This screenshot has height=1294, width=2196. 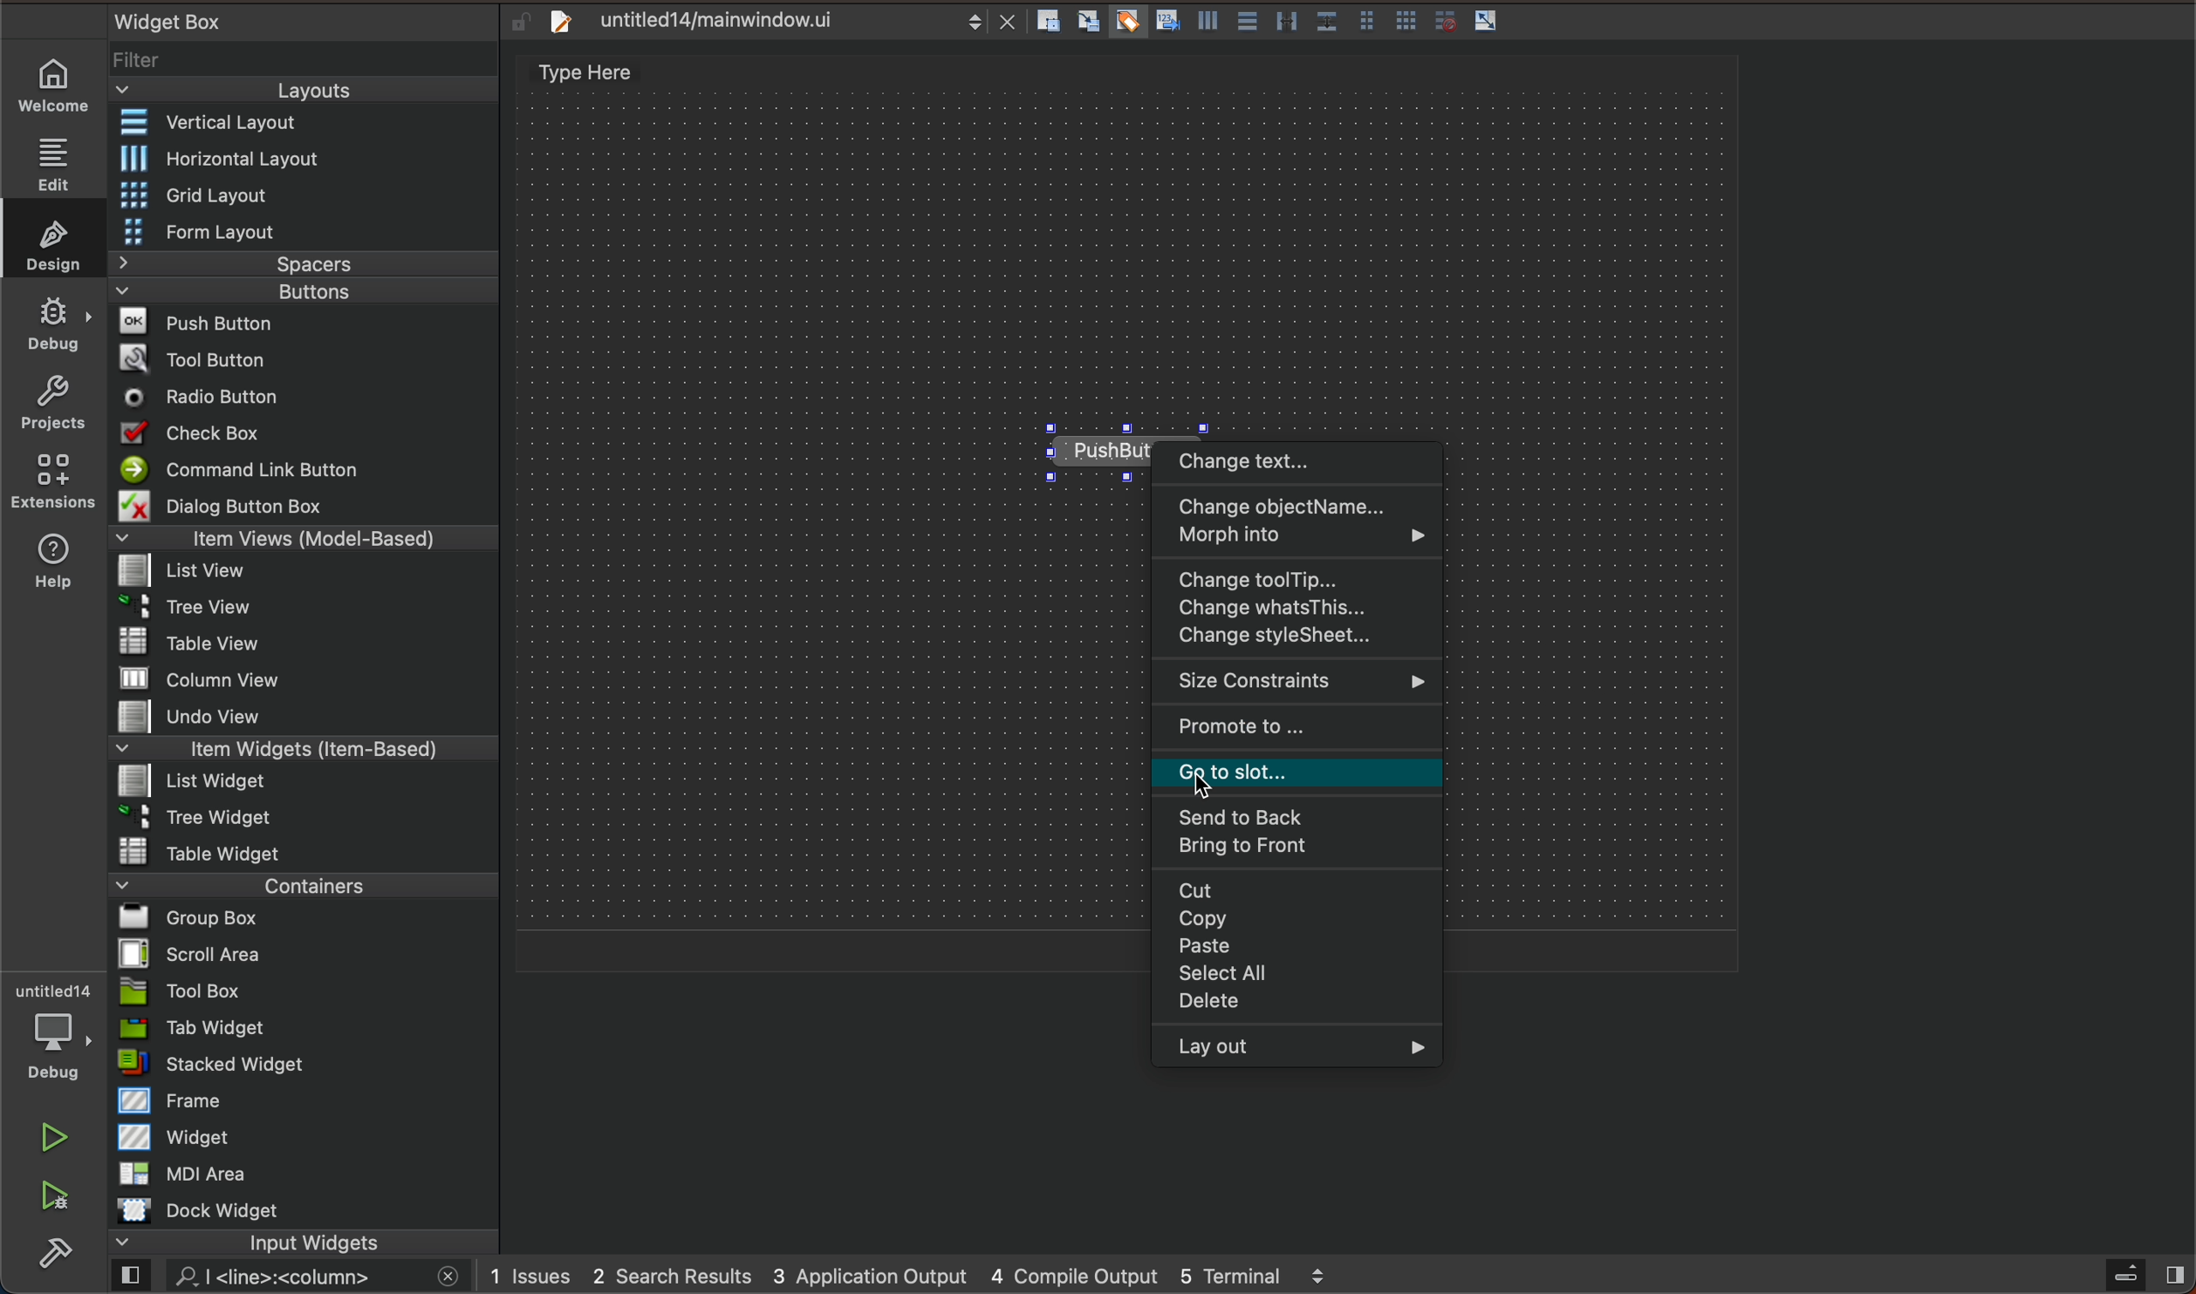 What do you see at coordinates (1228, 773) in the screenshot?
I see `cursor` at bounding box center [1228, 773].